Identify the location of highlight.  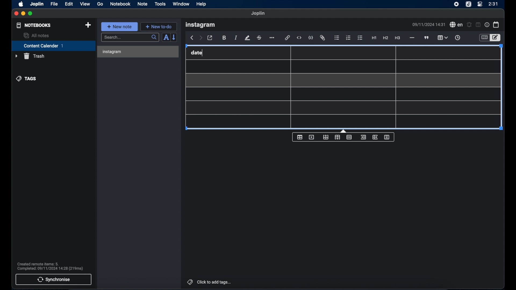
(248, 38).